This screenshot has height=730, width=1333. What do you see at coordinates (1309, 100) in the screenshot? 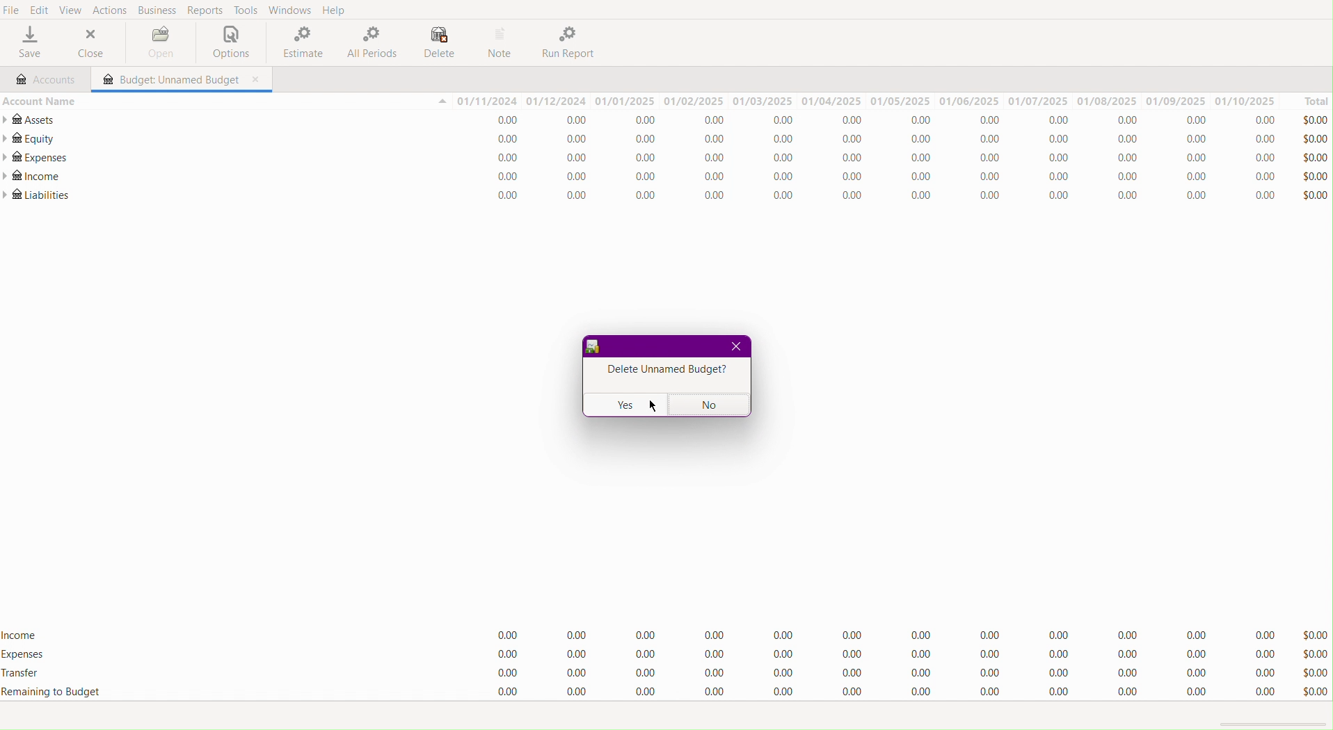
I see `Total` at bounding box center [1309, 100].